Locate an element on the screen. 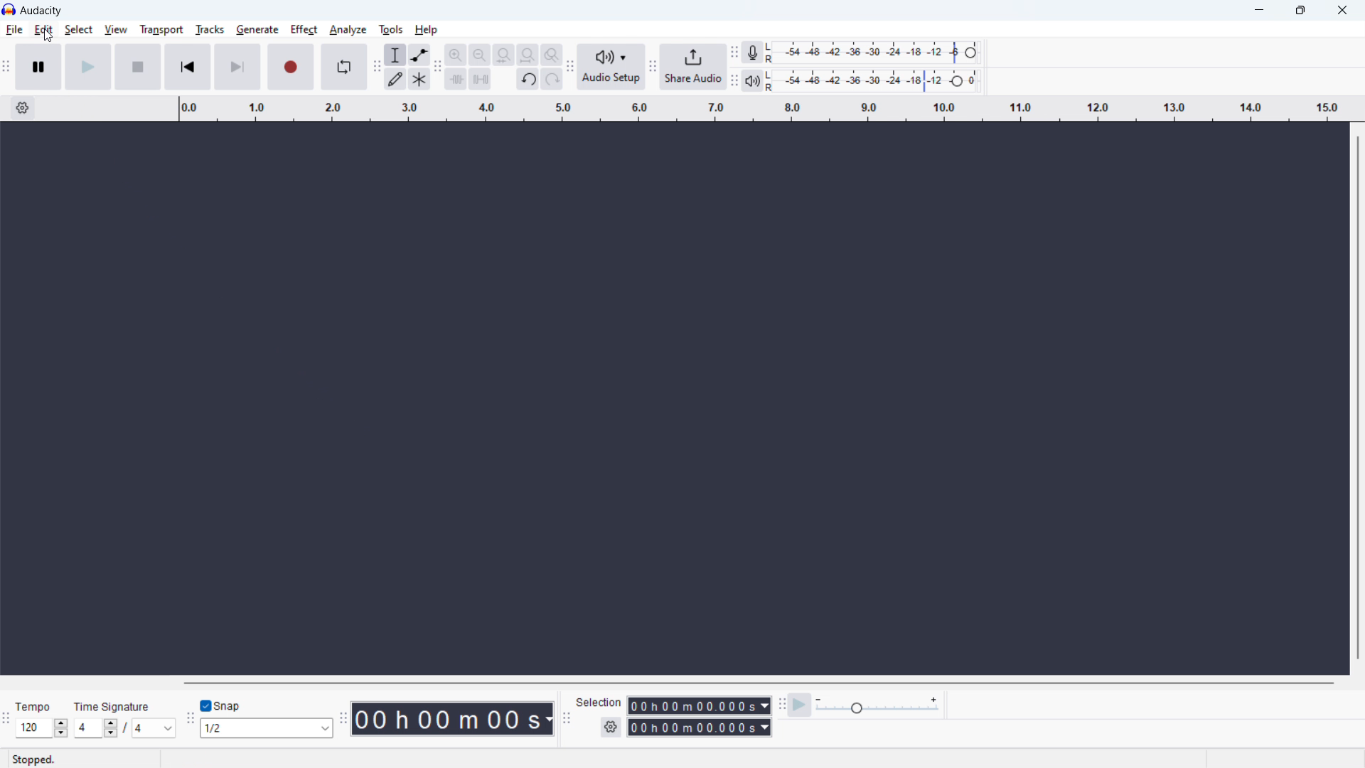 The height and width of the screenshot is (768, 1365). maximize is located at coordinates (1300, 11).